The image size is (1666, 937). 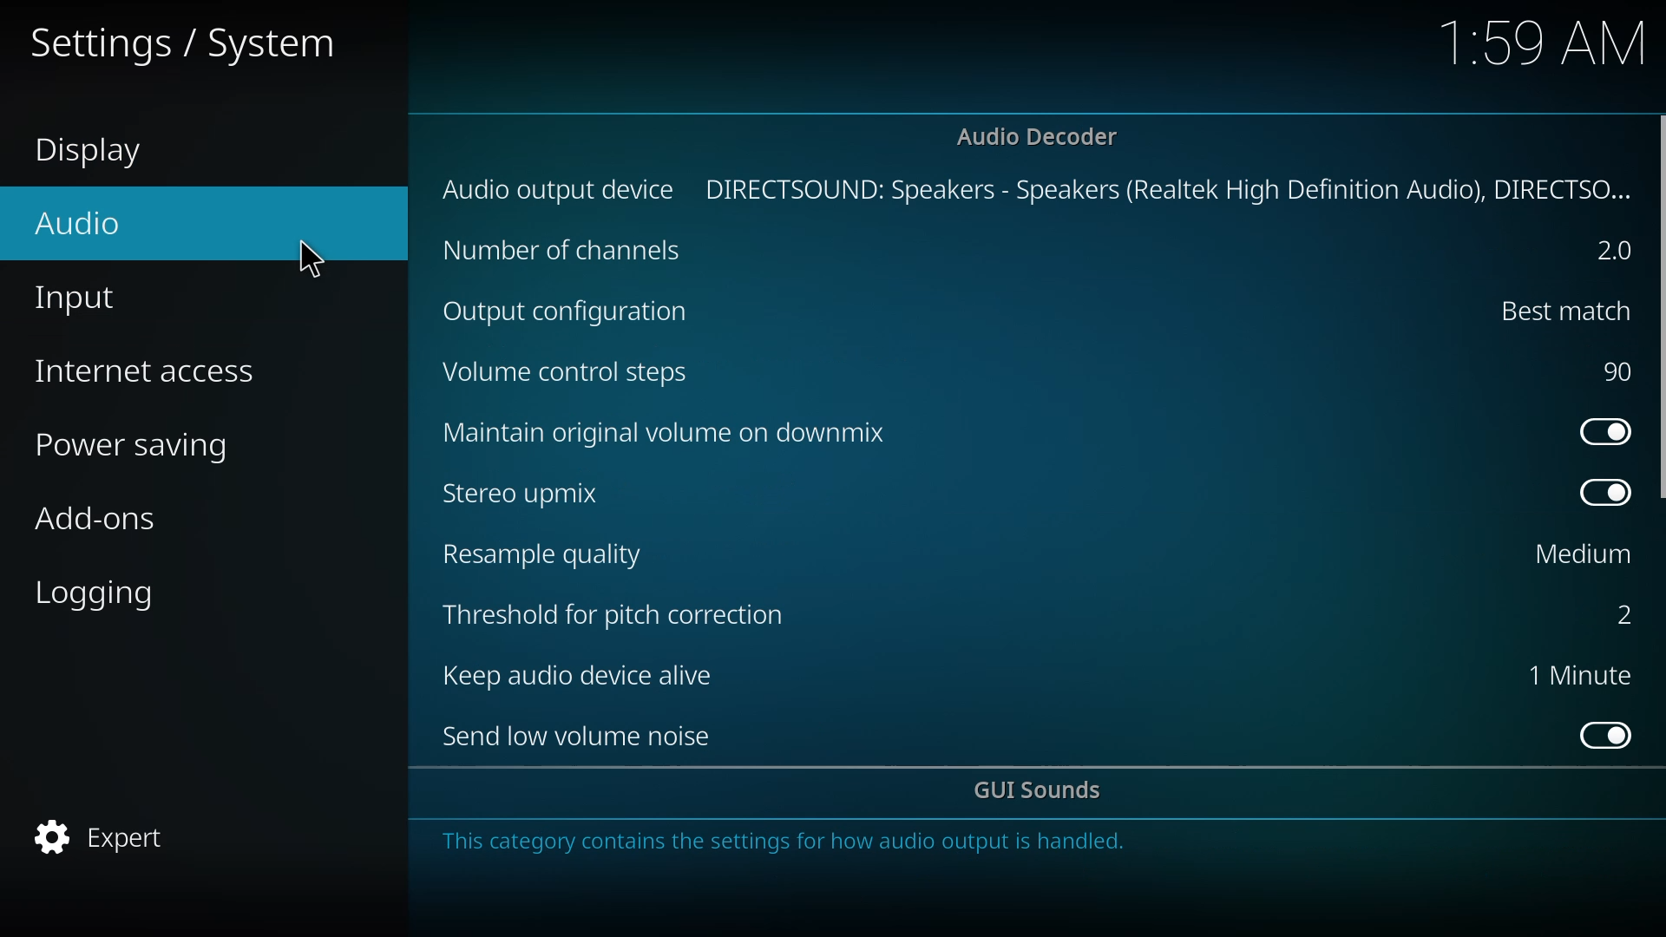 What do you see at coordinates (99, 518) in the screenshot?
I see `add-ons` at bounding box center [99, 518].